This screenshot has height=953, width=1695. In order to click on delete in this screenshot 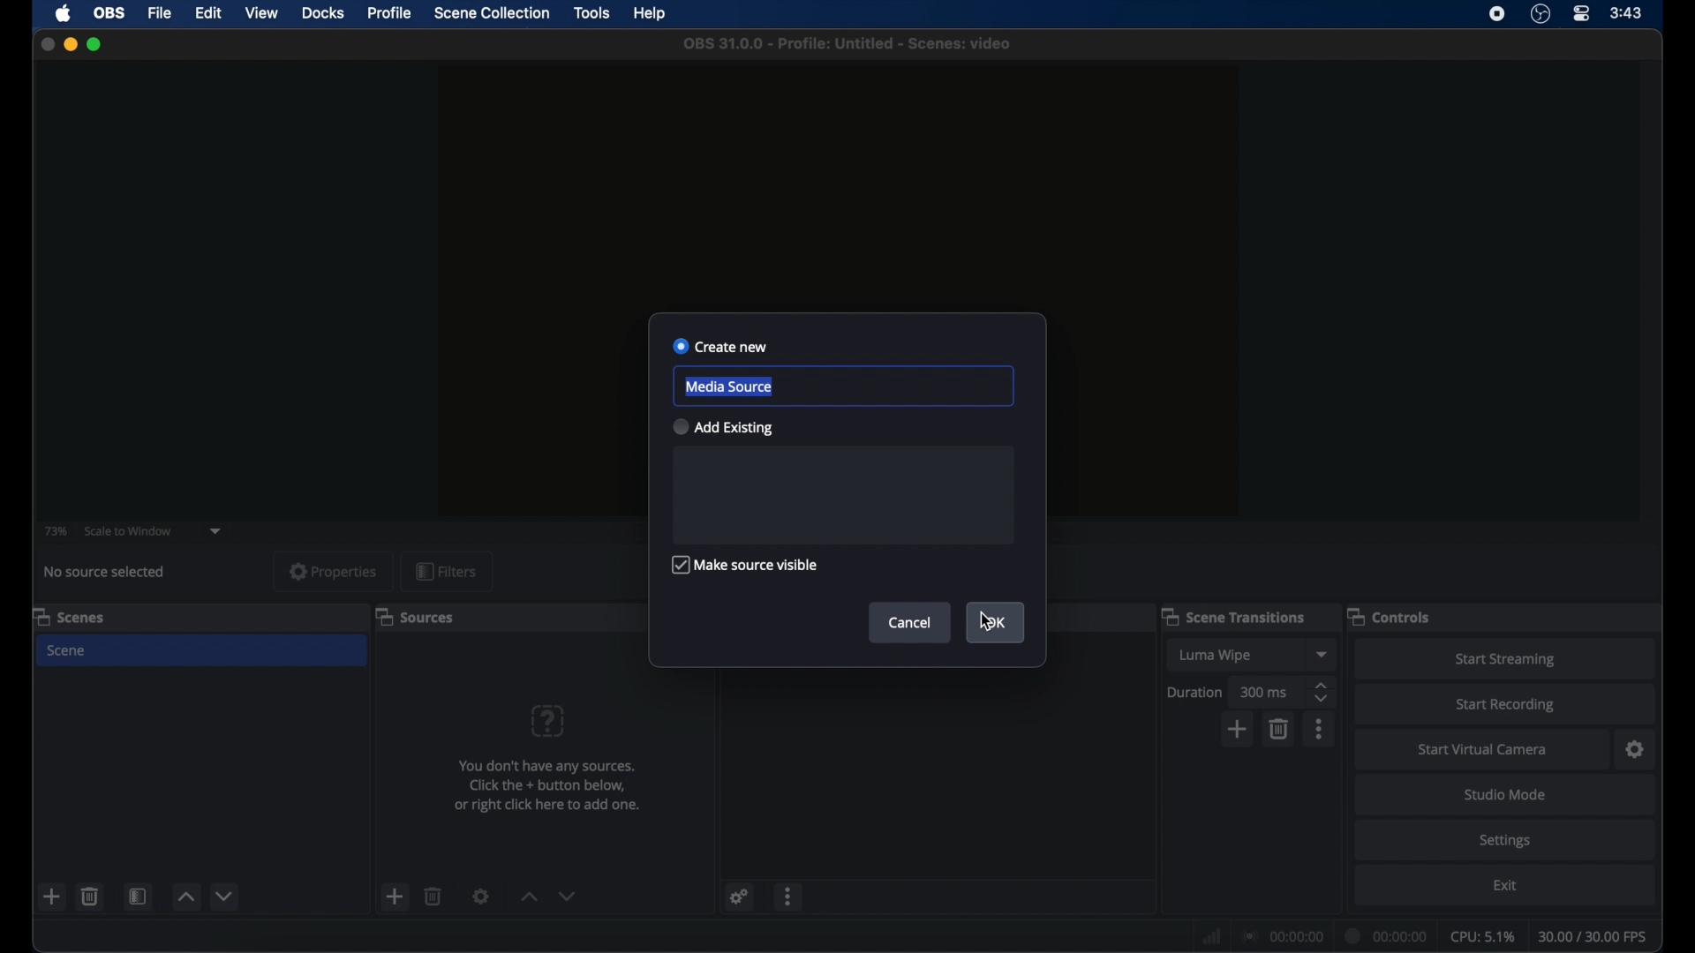, I will do `click(1280, 730)`.